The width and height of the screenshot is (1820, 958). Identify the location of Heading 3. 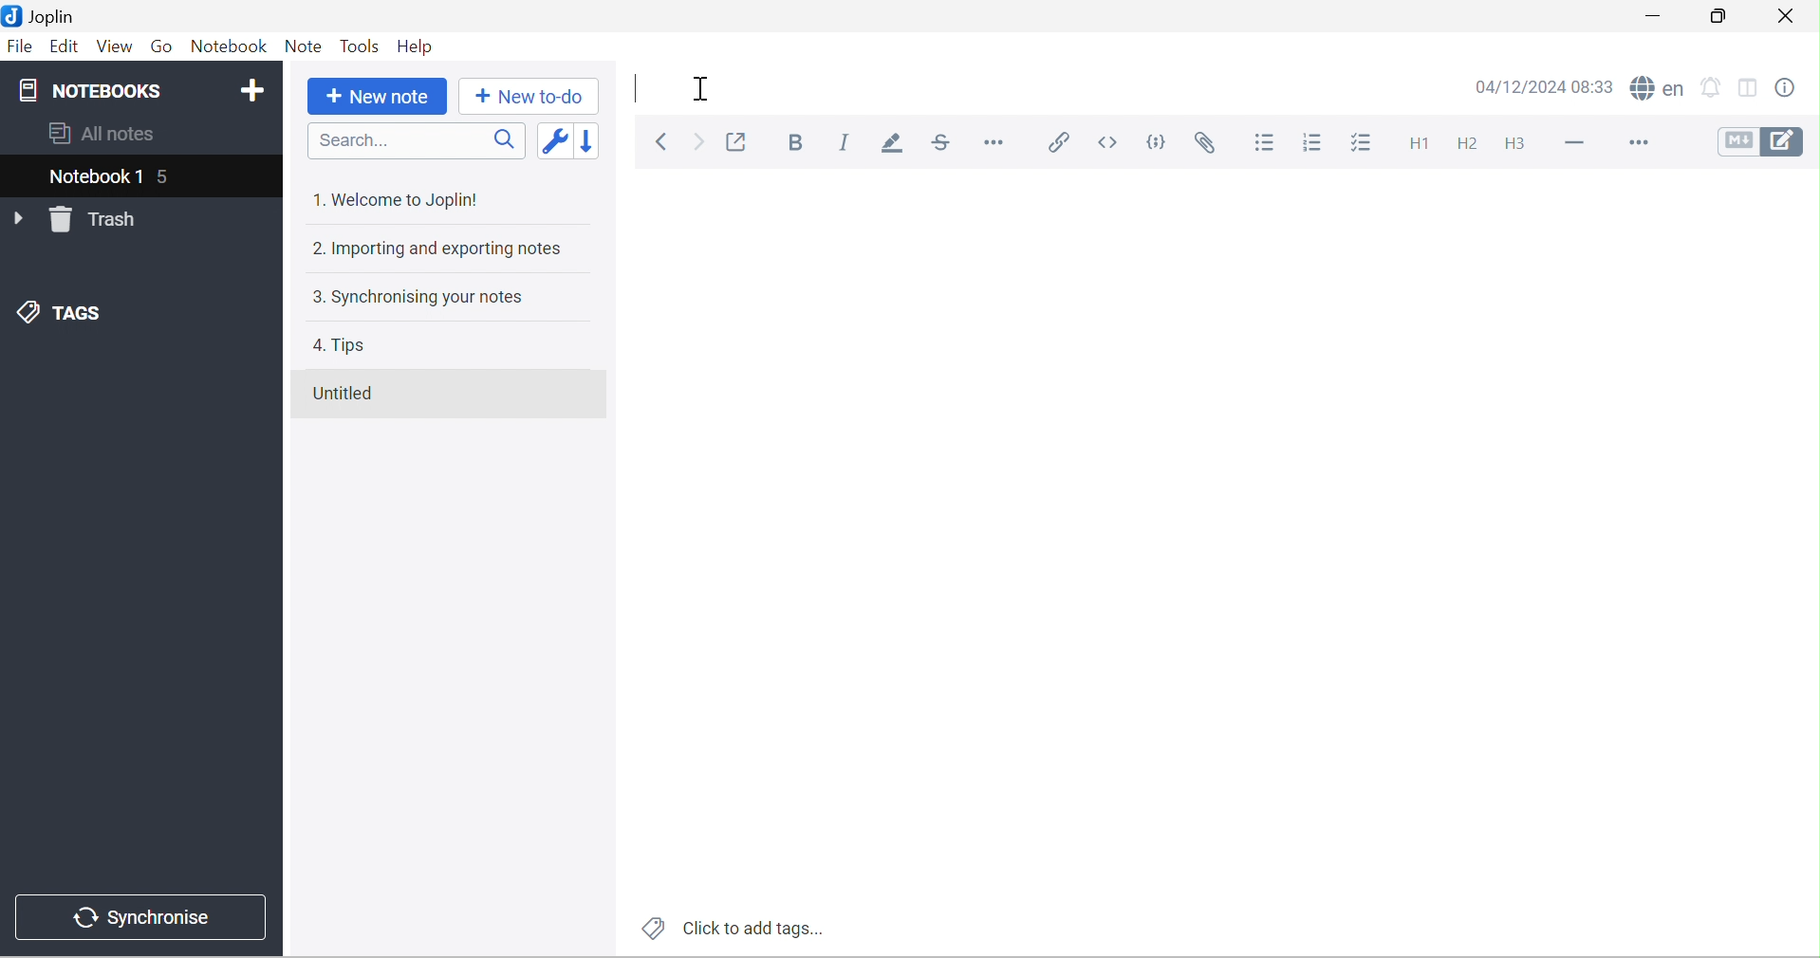
(1517, 144).